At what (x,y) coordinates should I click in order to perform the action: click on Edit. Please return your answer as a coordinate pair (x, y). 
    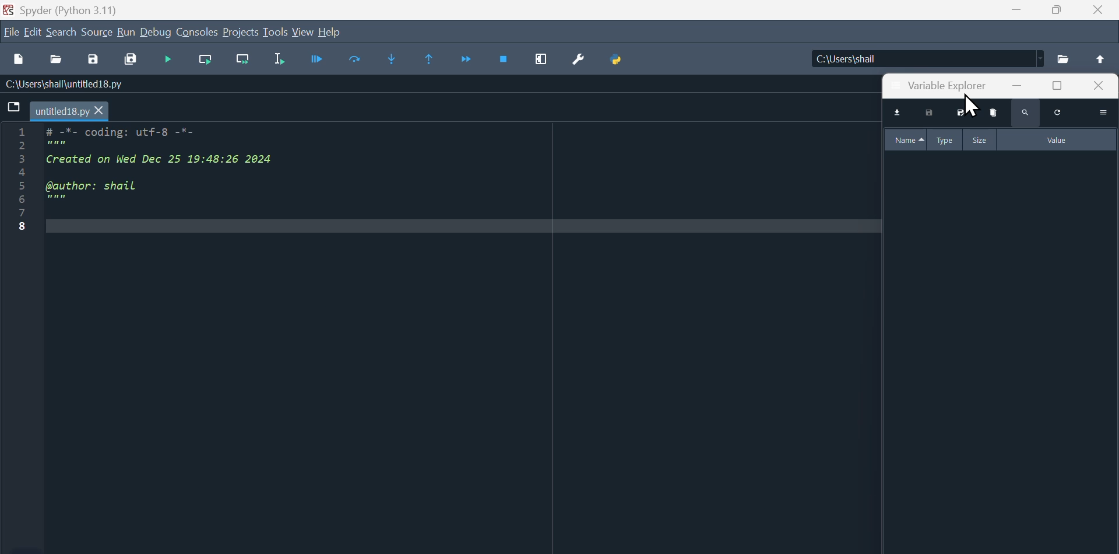
    Looking at the image, I should click on (33, 33).